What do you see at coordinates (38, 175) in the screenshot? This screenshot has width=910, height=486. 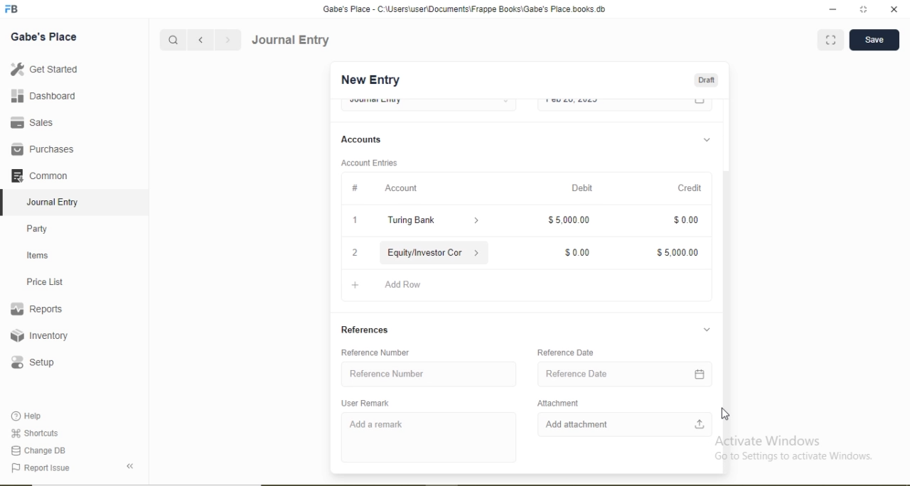 I see `Common` at bounding box center [38, 175].